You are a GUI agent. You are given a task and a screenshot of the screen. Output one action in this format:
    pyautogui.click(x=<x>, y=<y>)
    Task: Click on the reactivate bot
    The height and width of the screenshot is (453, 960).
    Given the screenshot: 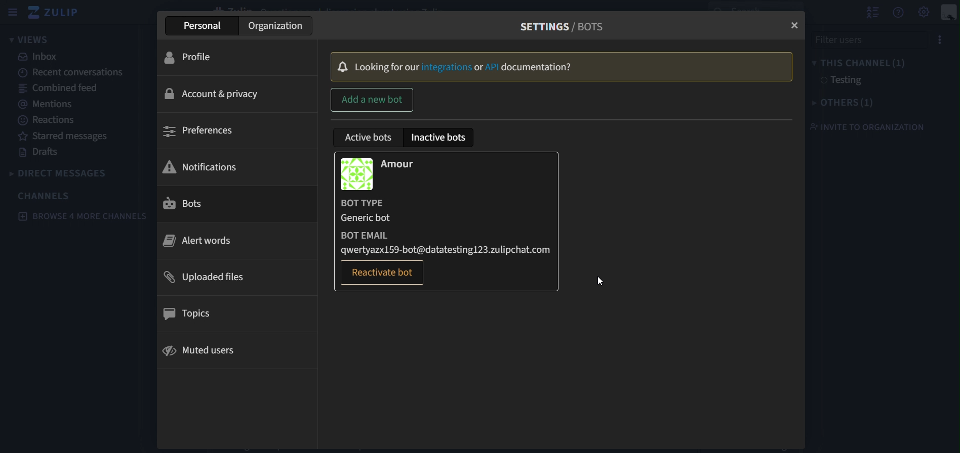 What is the action you would take?
    pyautogui.click(x=384, y=273)
    